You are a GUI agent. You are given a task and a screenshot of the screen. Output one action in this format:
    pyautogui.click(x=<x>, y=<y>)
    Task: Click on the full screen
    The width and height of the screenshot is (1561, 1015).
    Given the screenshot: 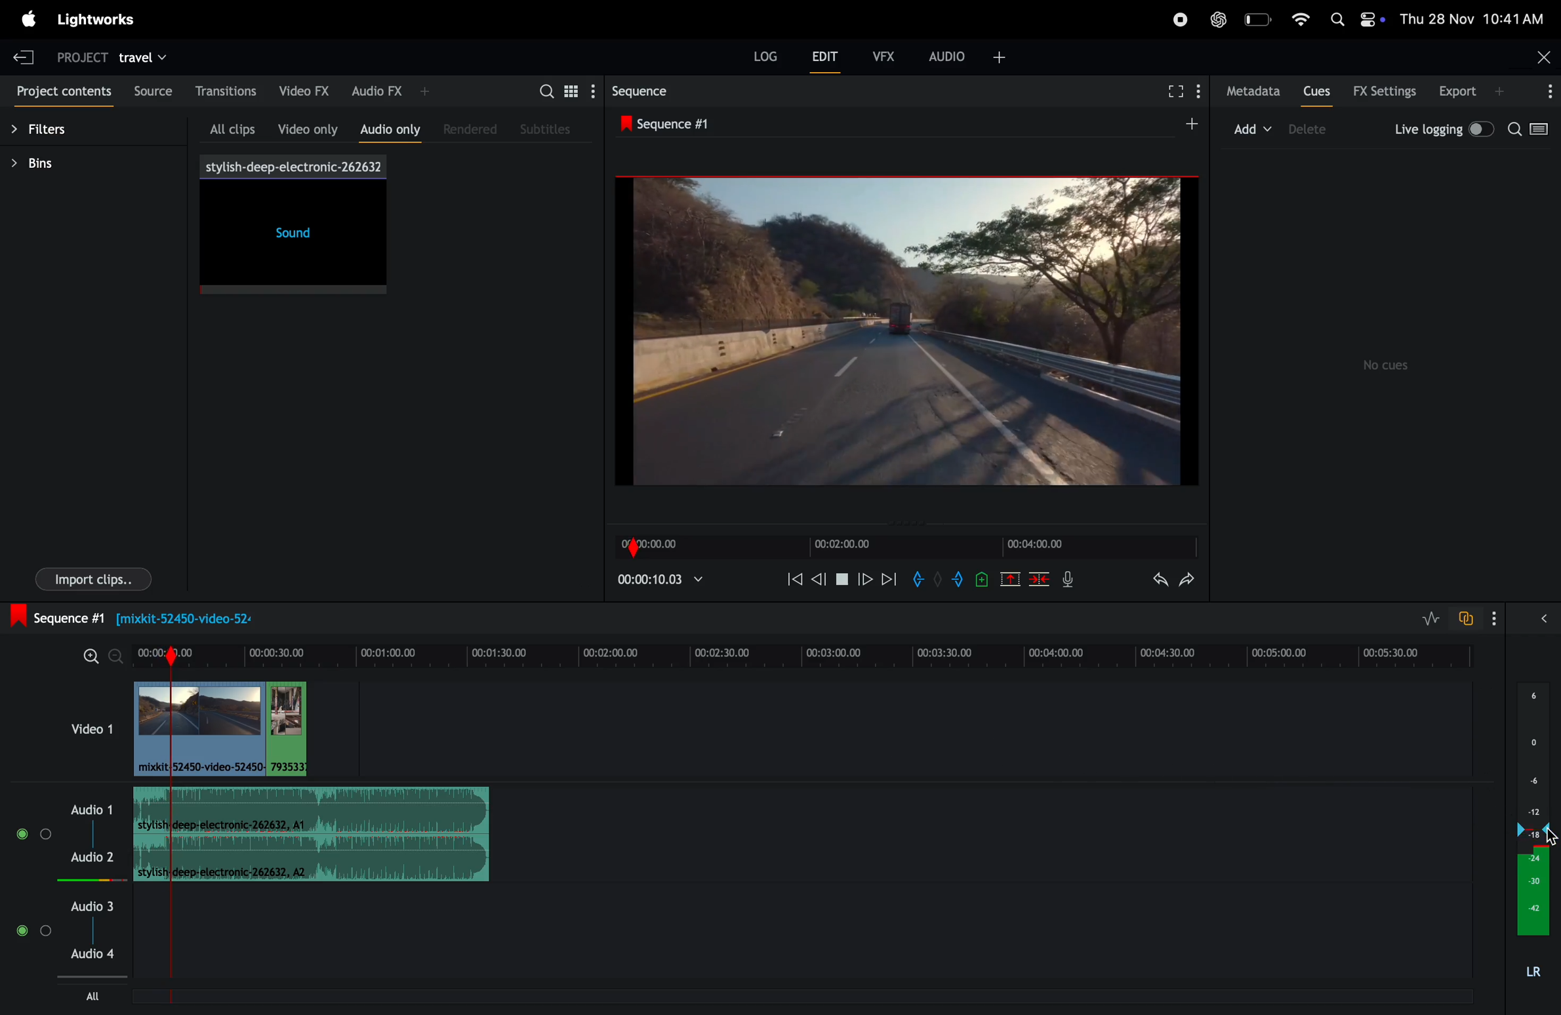 What is the action you would take?
    pyautogui.click(x=1179, y=90)
    